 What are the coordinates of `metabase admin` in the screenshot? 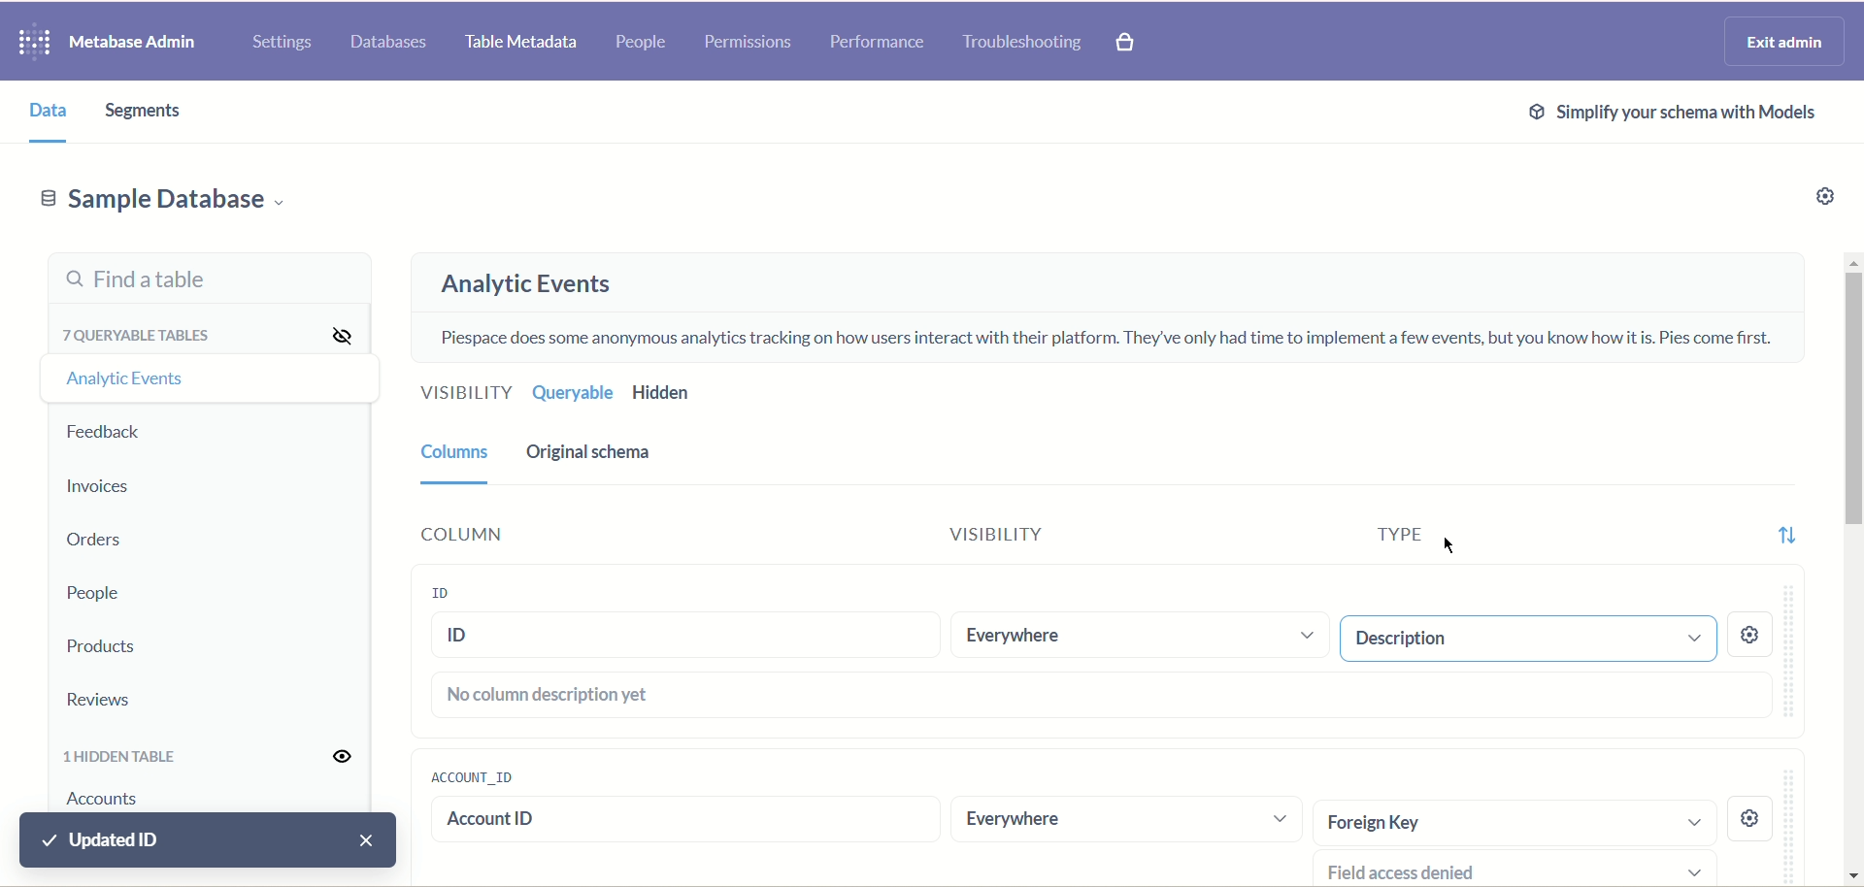 It's located at (131, 44).